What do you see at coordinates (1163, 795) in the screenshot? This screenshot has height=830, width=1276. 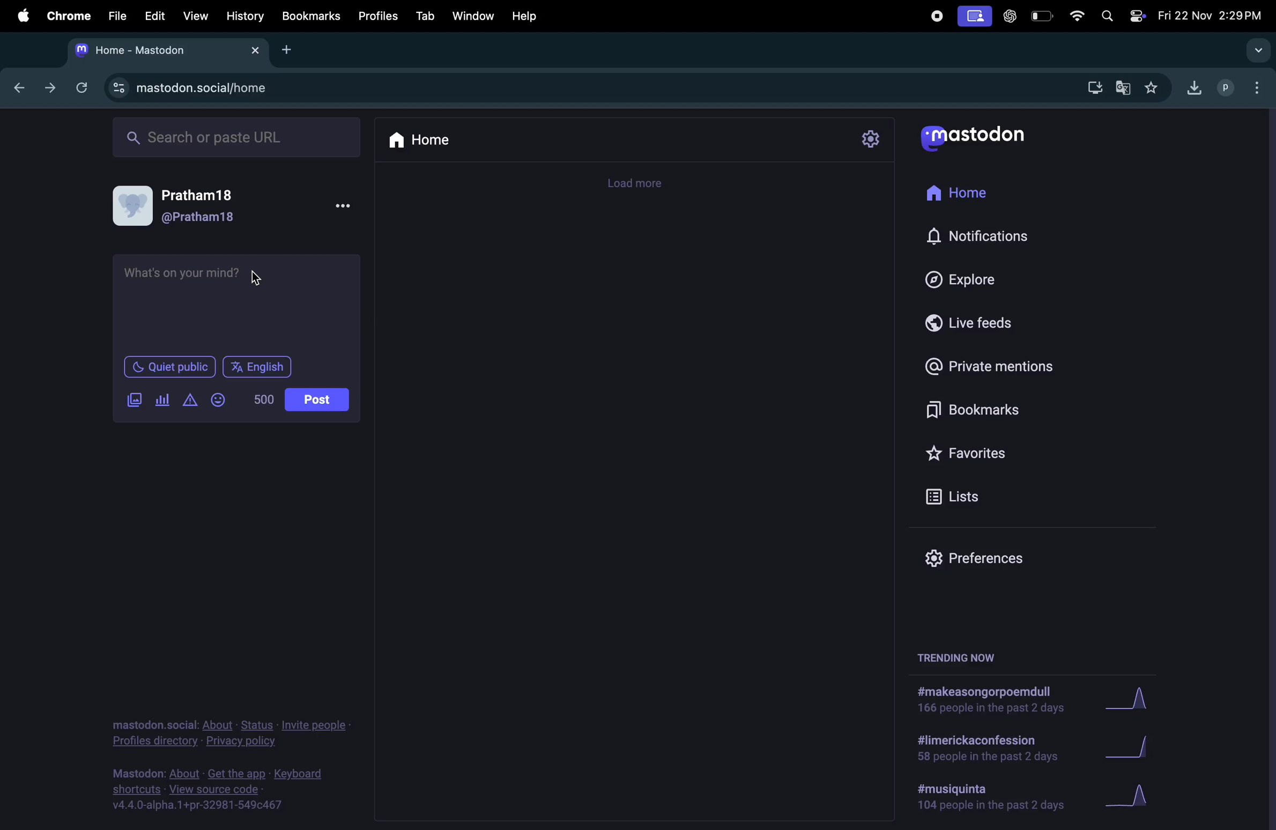 I see `graphs` at bounding box center [1163, 795].